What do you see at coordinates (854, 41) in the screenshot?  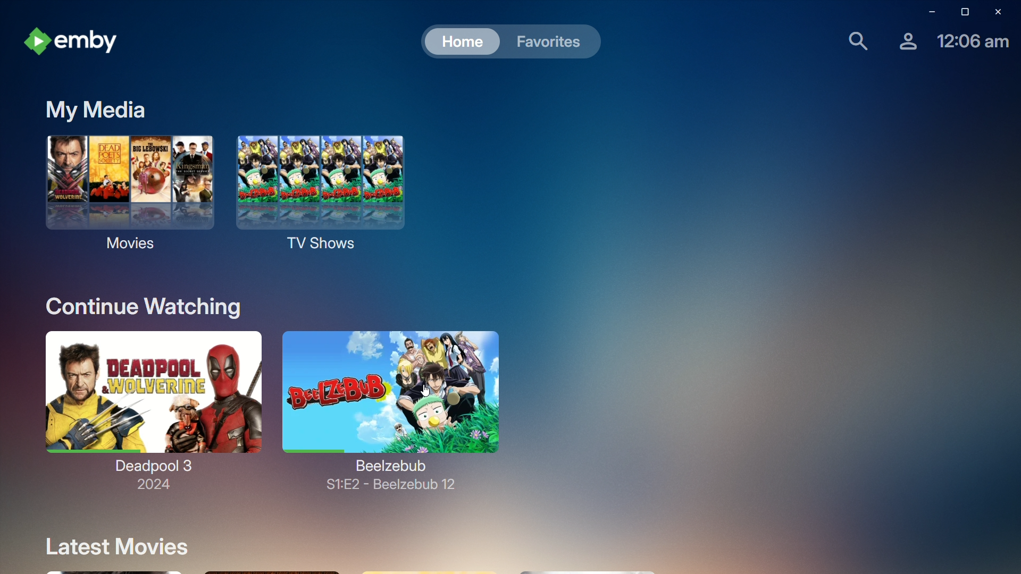 I see `Find` at bounding box center [854, 41].